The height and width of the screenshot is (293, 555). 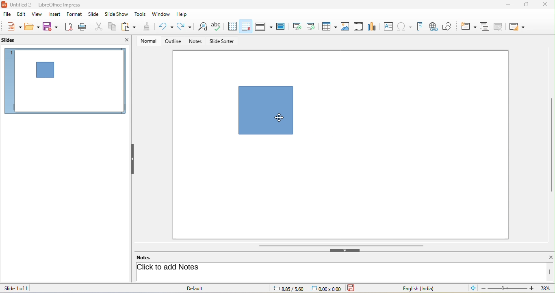 I want to click on slide 1 of 1, so click(x=19, y=288).